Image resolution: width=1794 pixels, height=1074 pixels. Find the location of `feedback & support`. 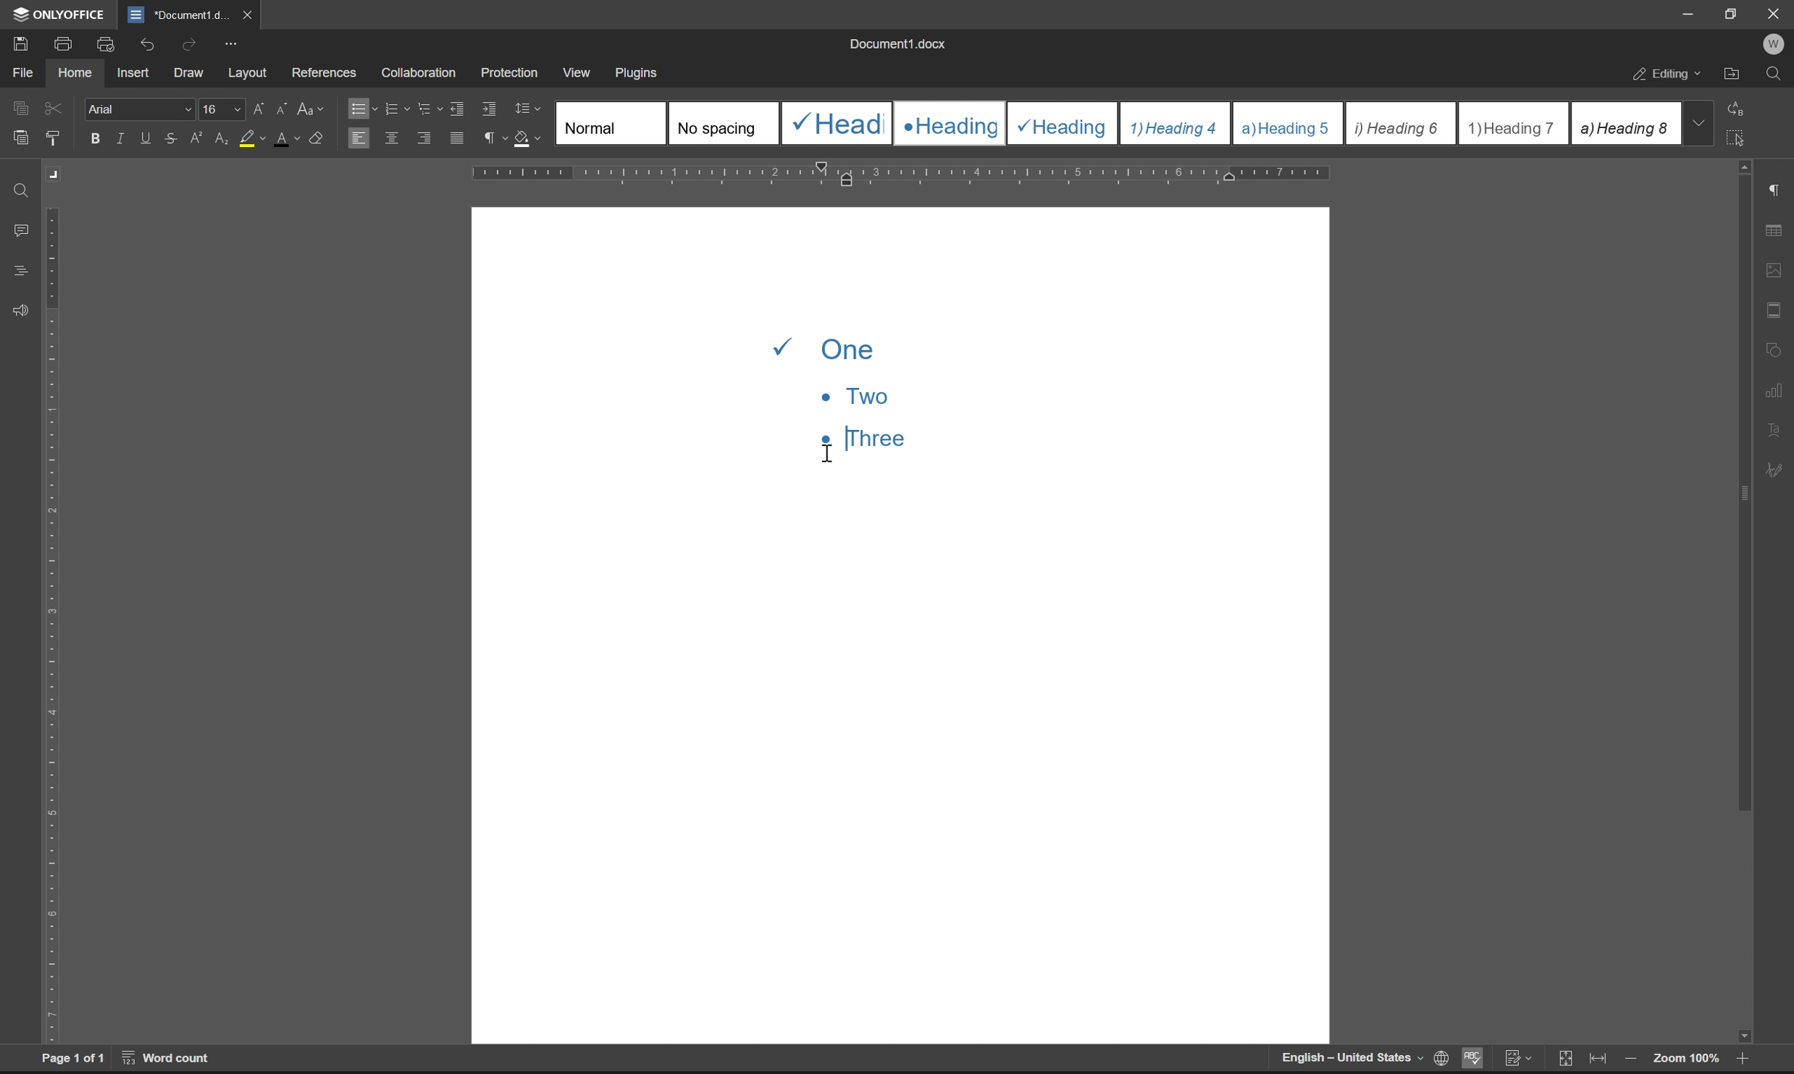

feedback & support is located at coordinates (22, 312).